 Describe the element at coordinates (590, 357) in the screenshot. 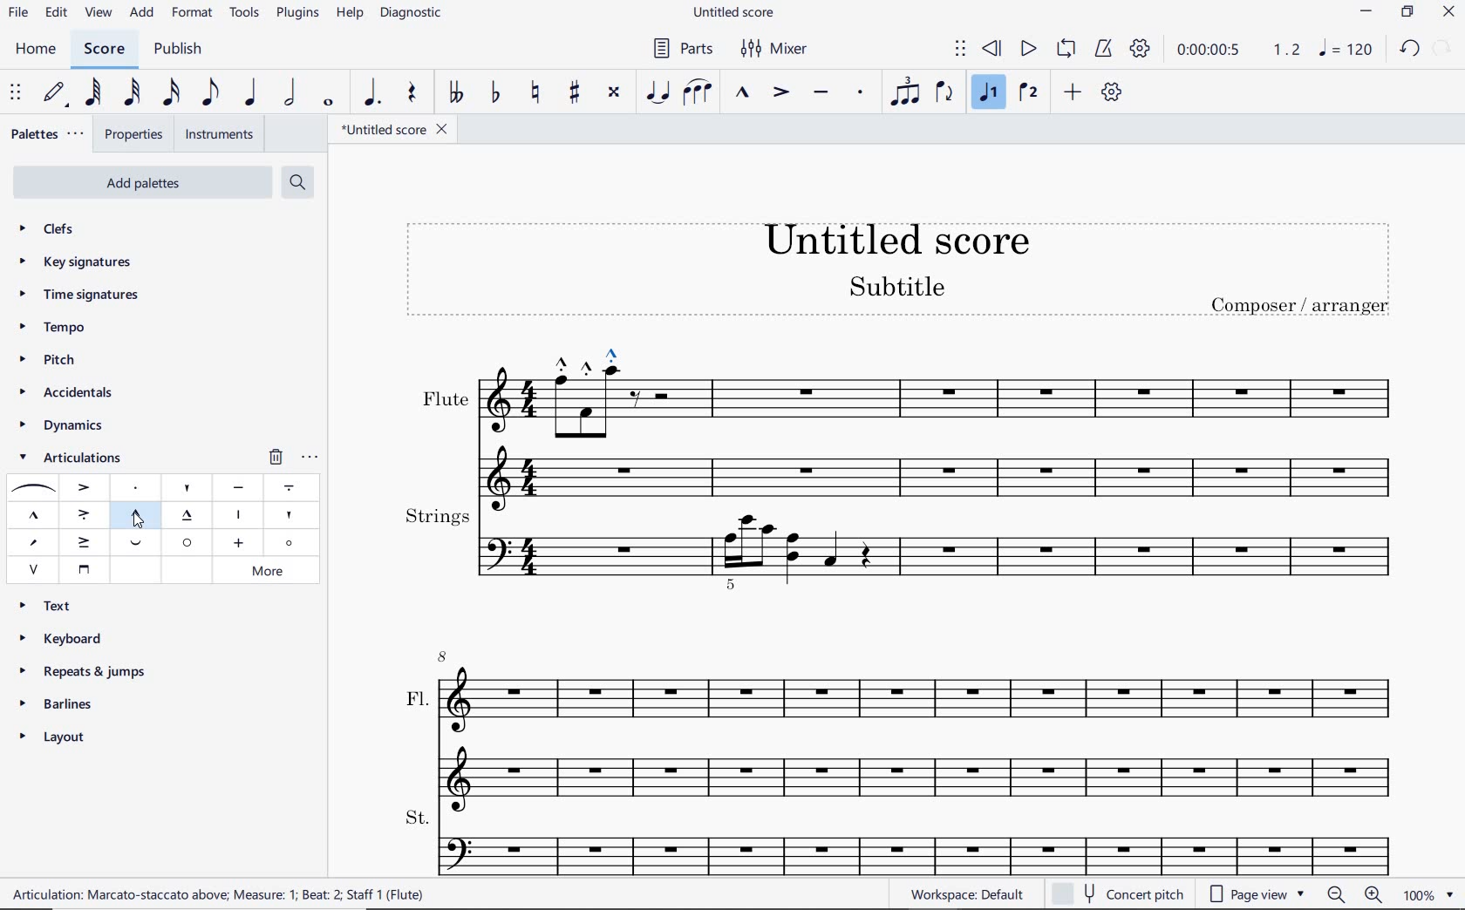

I see `ADDED: MARCATO-STACCATO ABOVE` at that location.